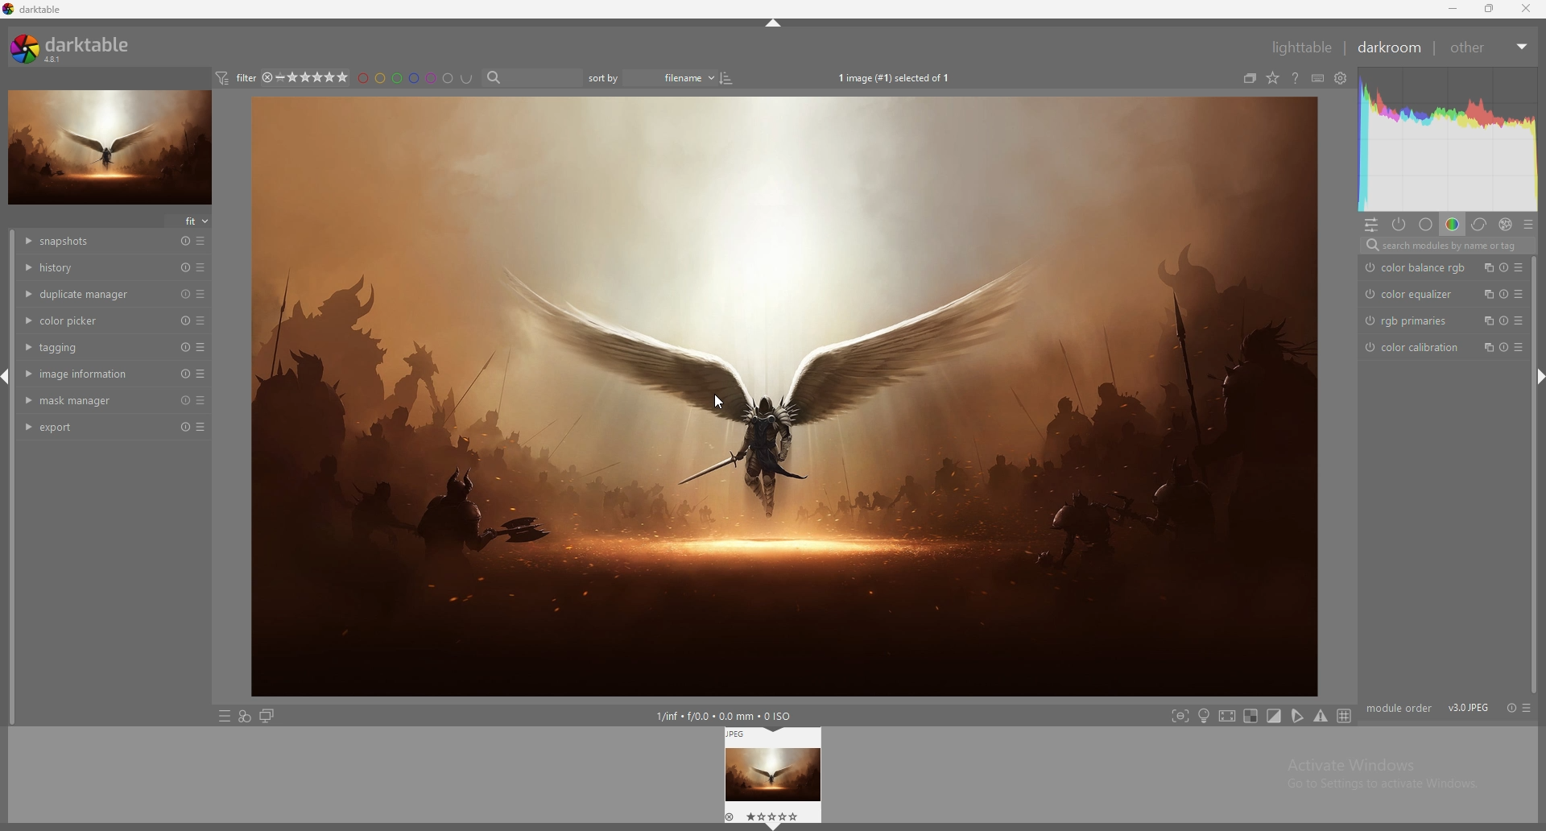 The width and height of the screenshot is (1546, 831). I want to click on search bar, so click(531, 78).